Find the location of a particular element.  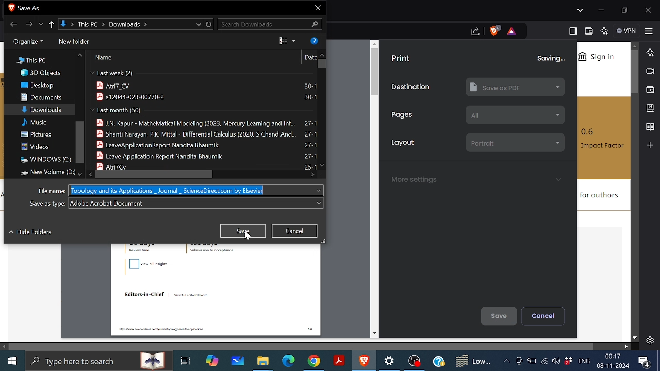

Leo AI is located at coordinates (604, 31).